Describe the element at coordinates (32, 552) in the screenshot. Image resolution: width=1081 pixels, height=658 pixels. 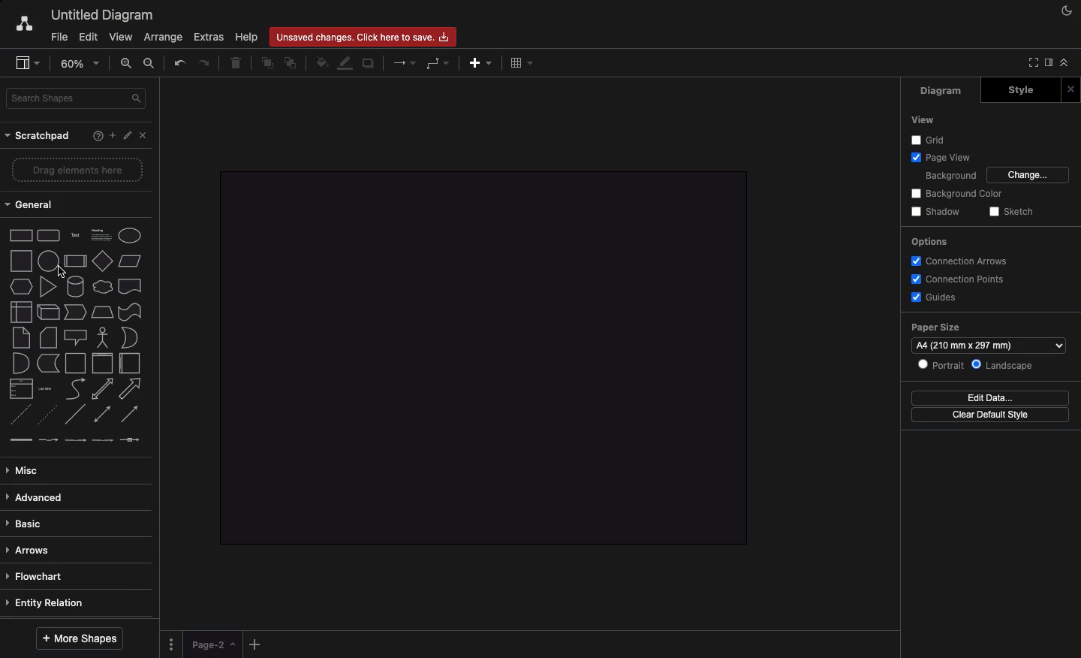
I see `Arrows` at that location.